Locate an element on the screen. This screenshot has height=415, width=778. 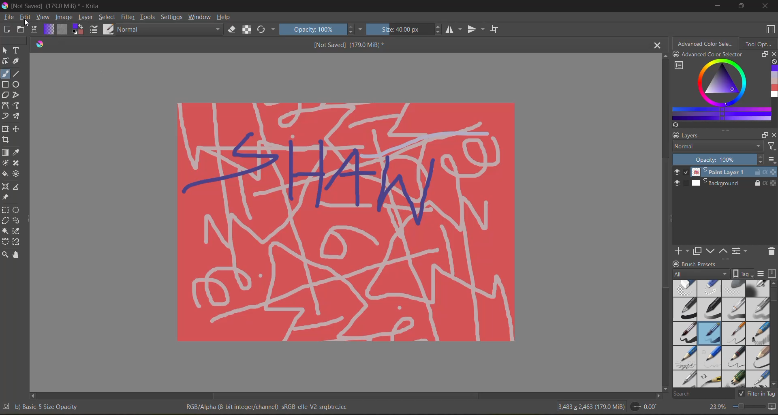
fill pattern is located at coordinates (62, 29).